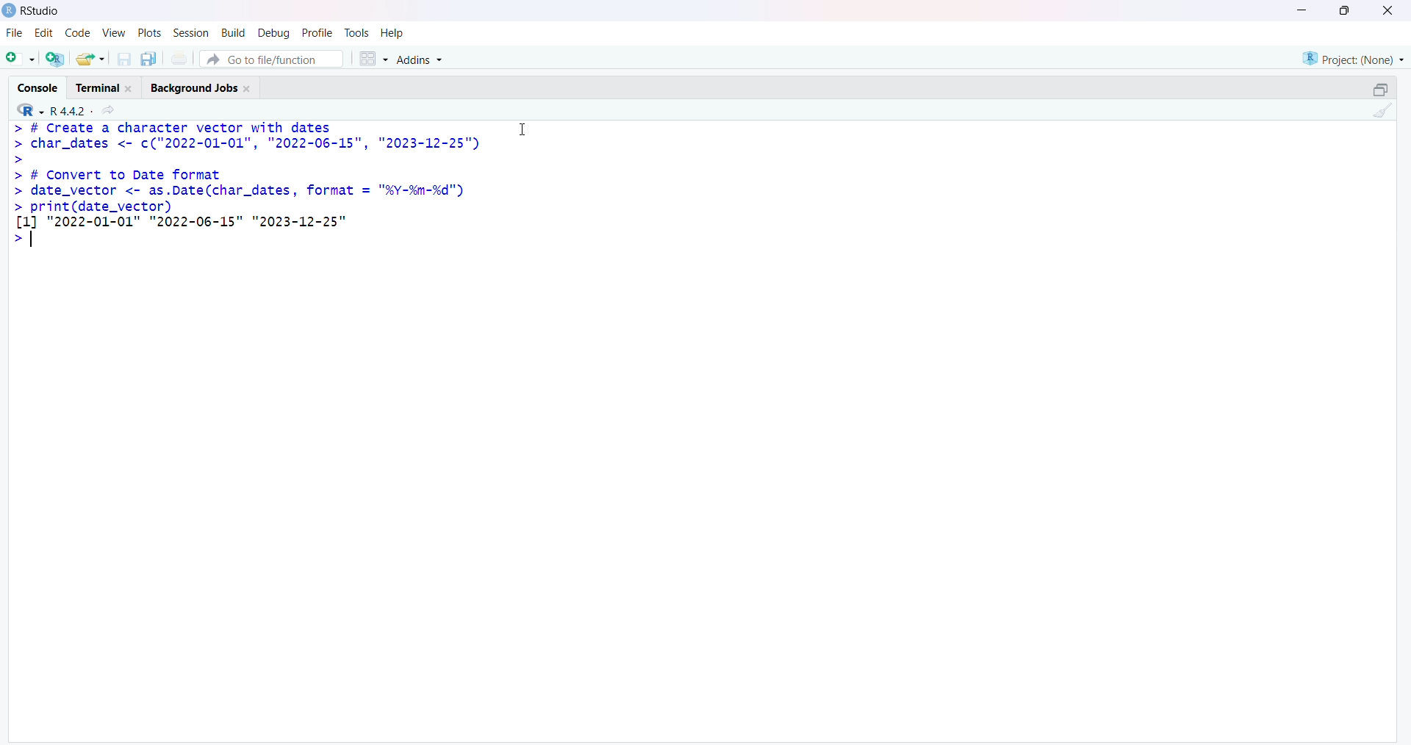  What do you see at coordinates (1380, 88) in the screenshot?
I see `Maximize/Restore` at bounding box center [1380, 88].